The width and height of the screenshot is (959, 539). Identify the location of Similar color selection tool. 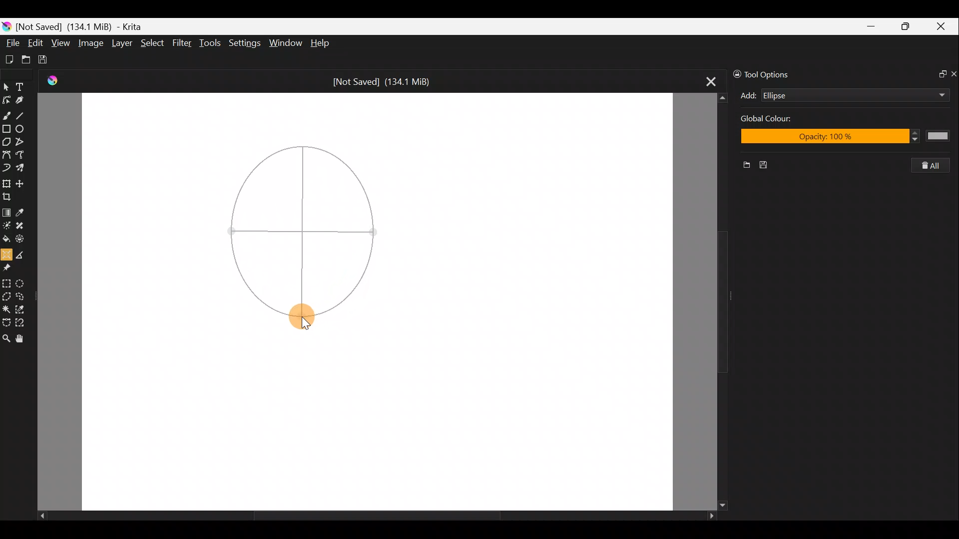
(24, 308).